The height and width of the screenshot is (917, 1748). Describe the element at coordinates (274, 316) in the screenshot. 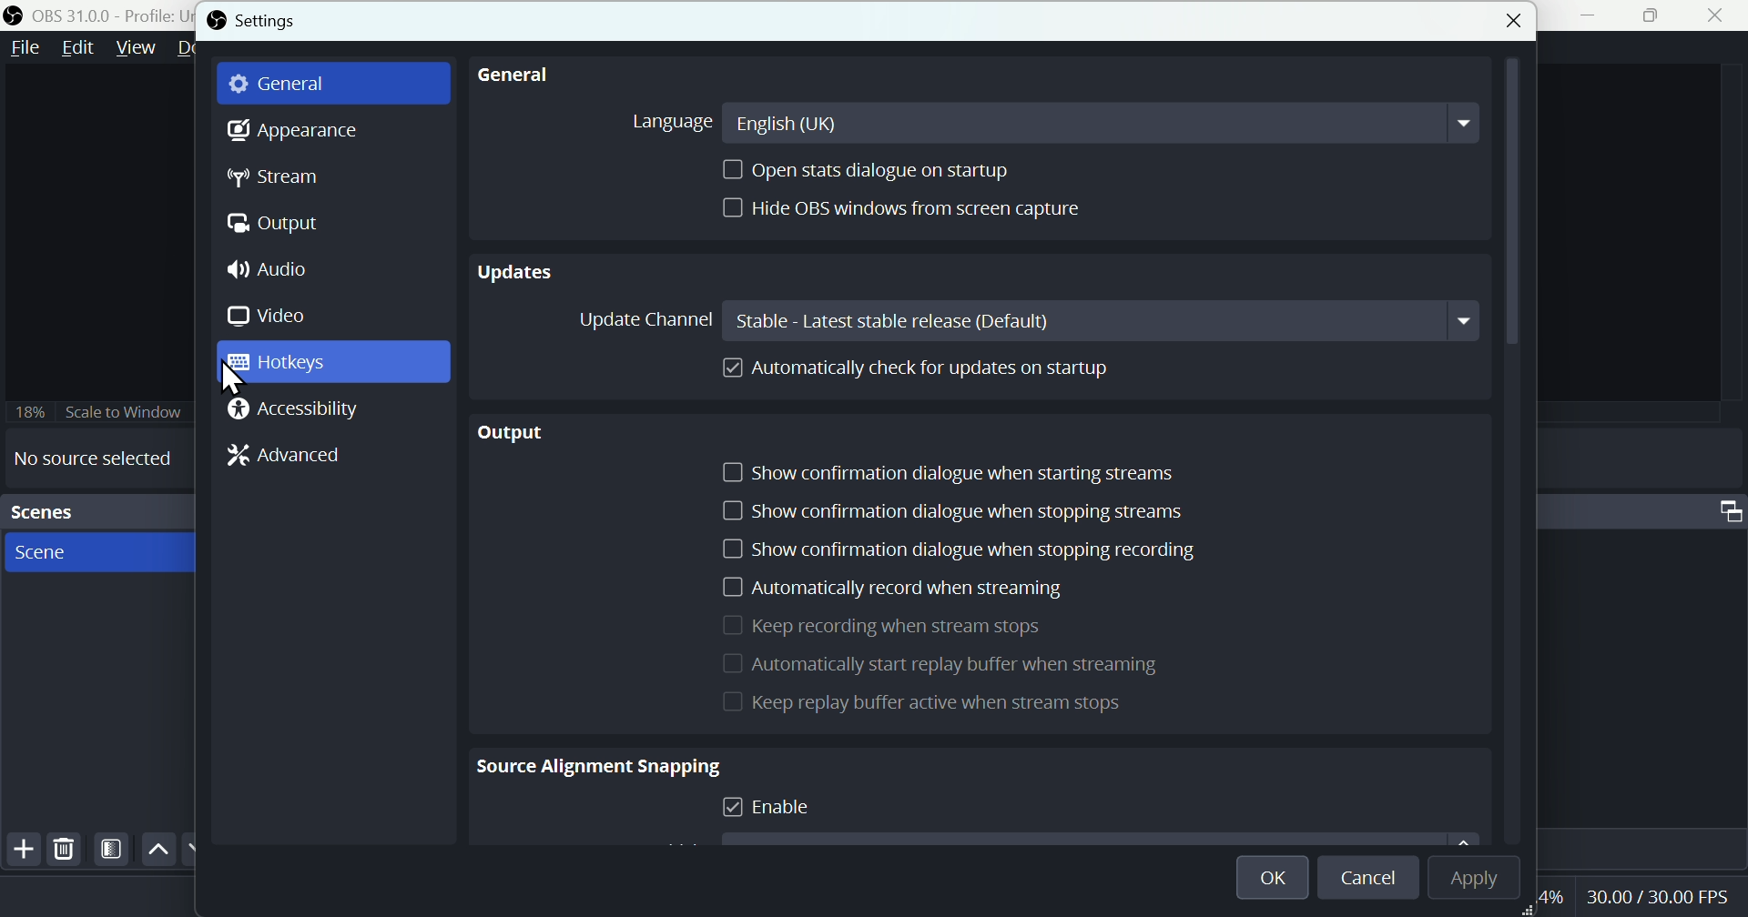

I see `Video` at that location.